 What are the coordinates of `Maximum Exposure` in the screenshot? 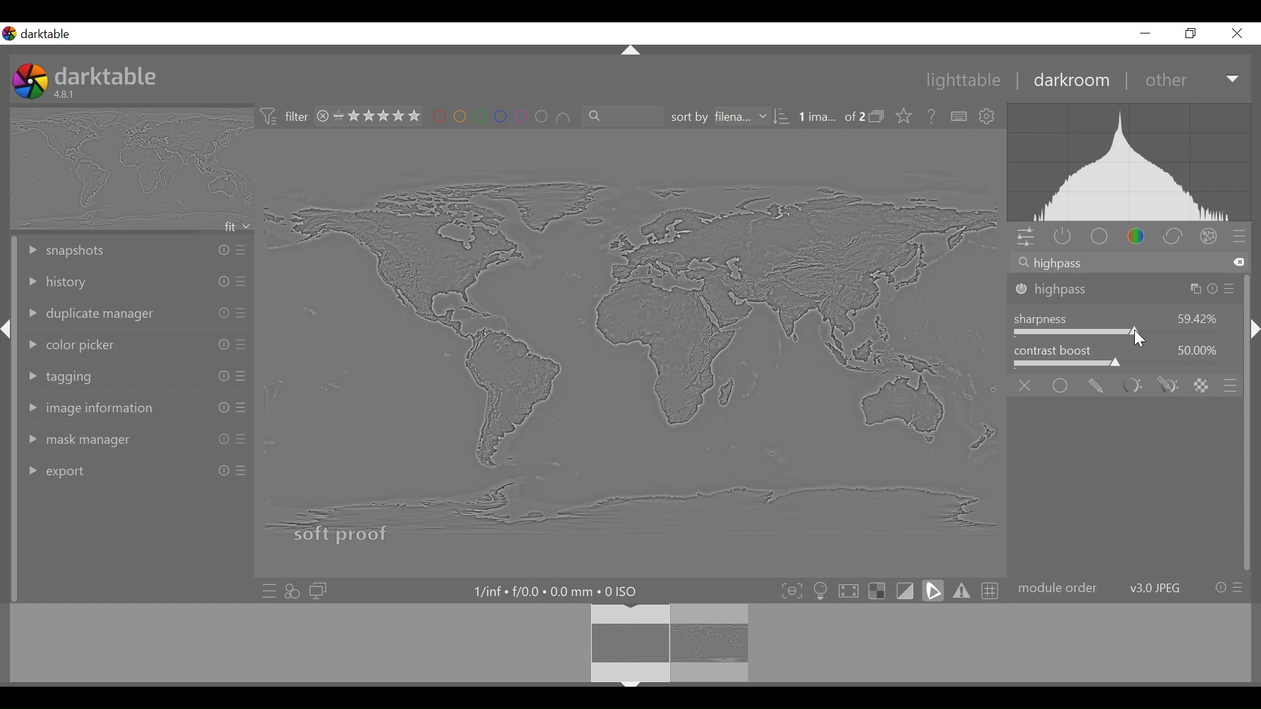 It's located at (554, 591).